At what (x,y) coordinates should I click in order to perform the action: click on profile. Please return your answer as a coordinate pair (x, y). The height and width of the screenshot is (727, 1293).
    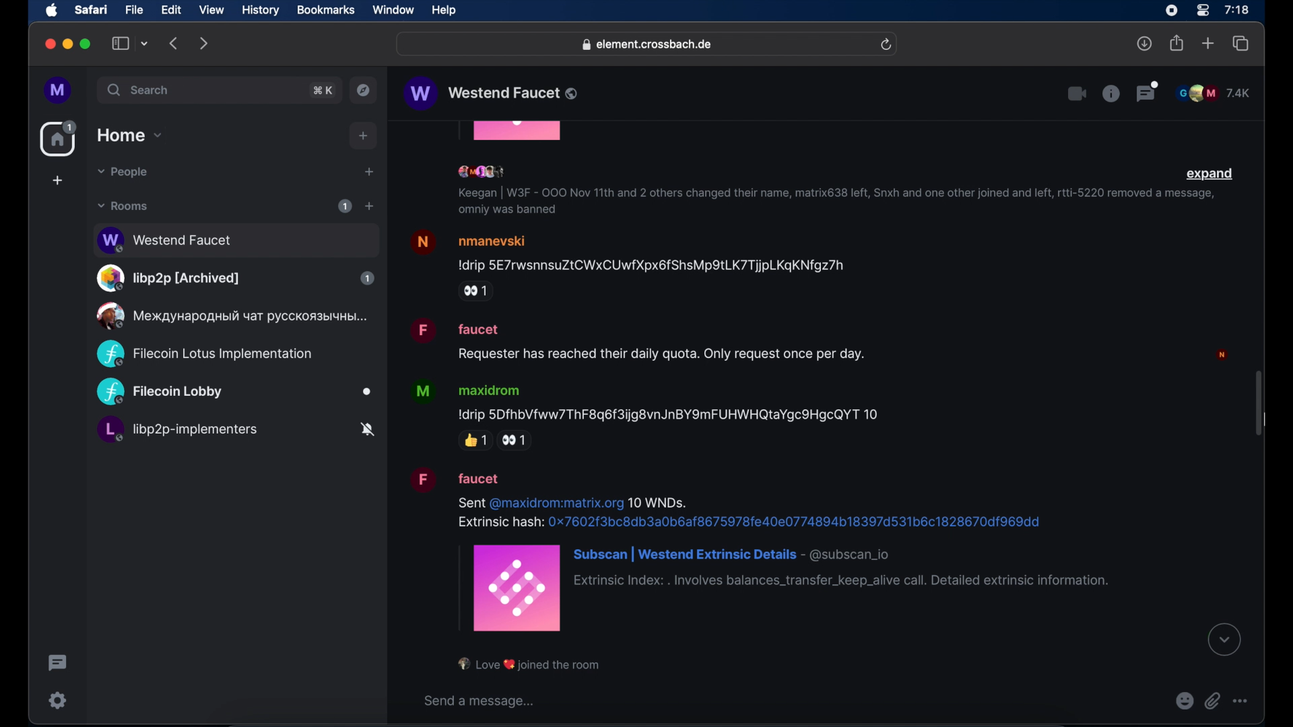
    Looking at the image, I should click on (59, 91).